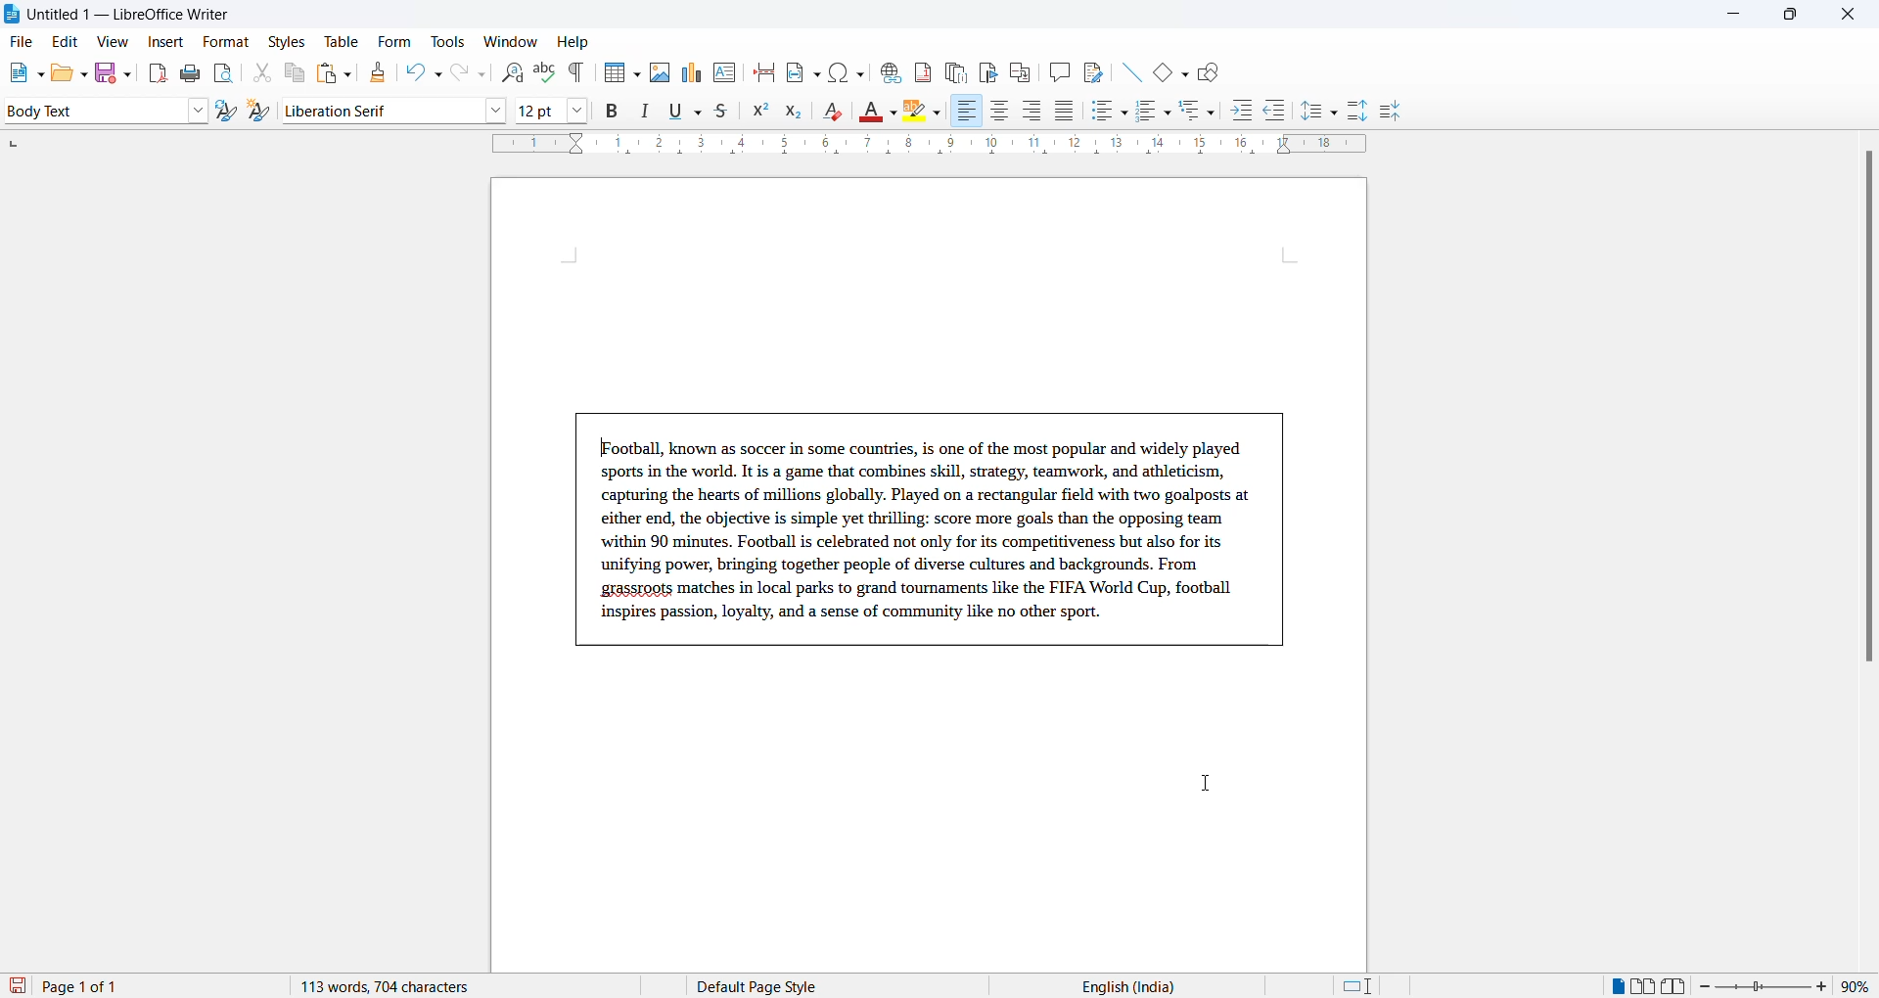 This screenshot has width=1879, height=998. Describe the element at coordinates (1731, 18) in the screenshot. I see `minimize` at that location.